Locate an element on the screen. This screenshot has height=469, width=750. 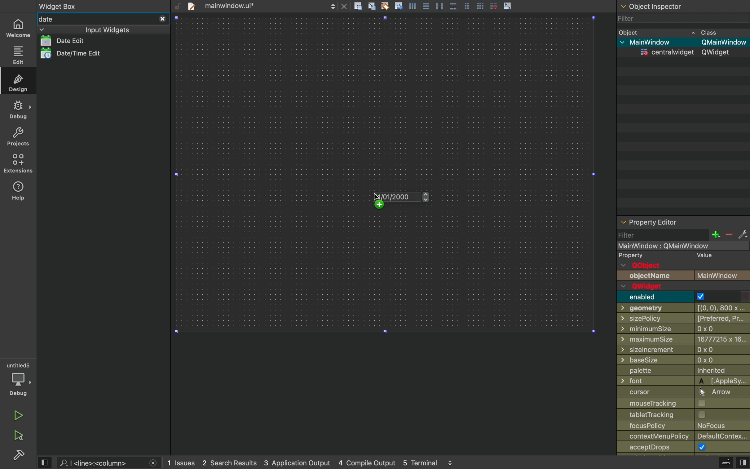
minus is located at coordinates (729, 234).